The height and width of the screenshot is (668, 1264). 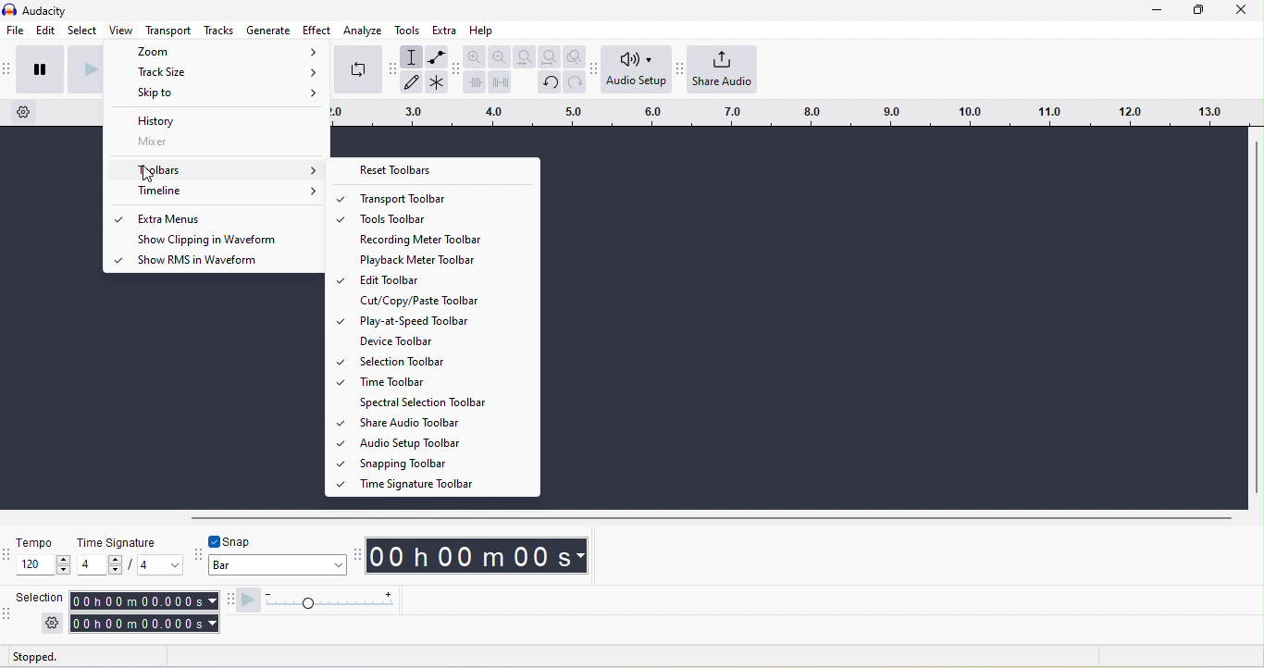 I want to click on fit selection to width, so click(x=525, y=56).